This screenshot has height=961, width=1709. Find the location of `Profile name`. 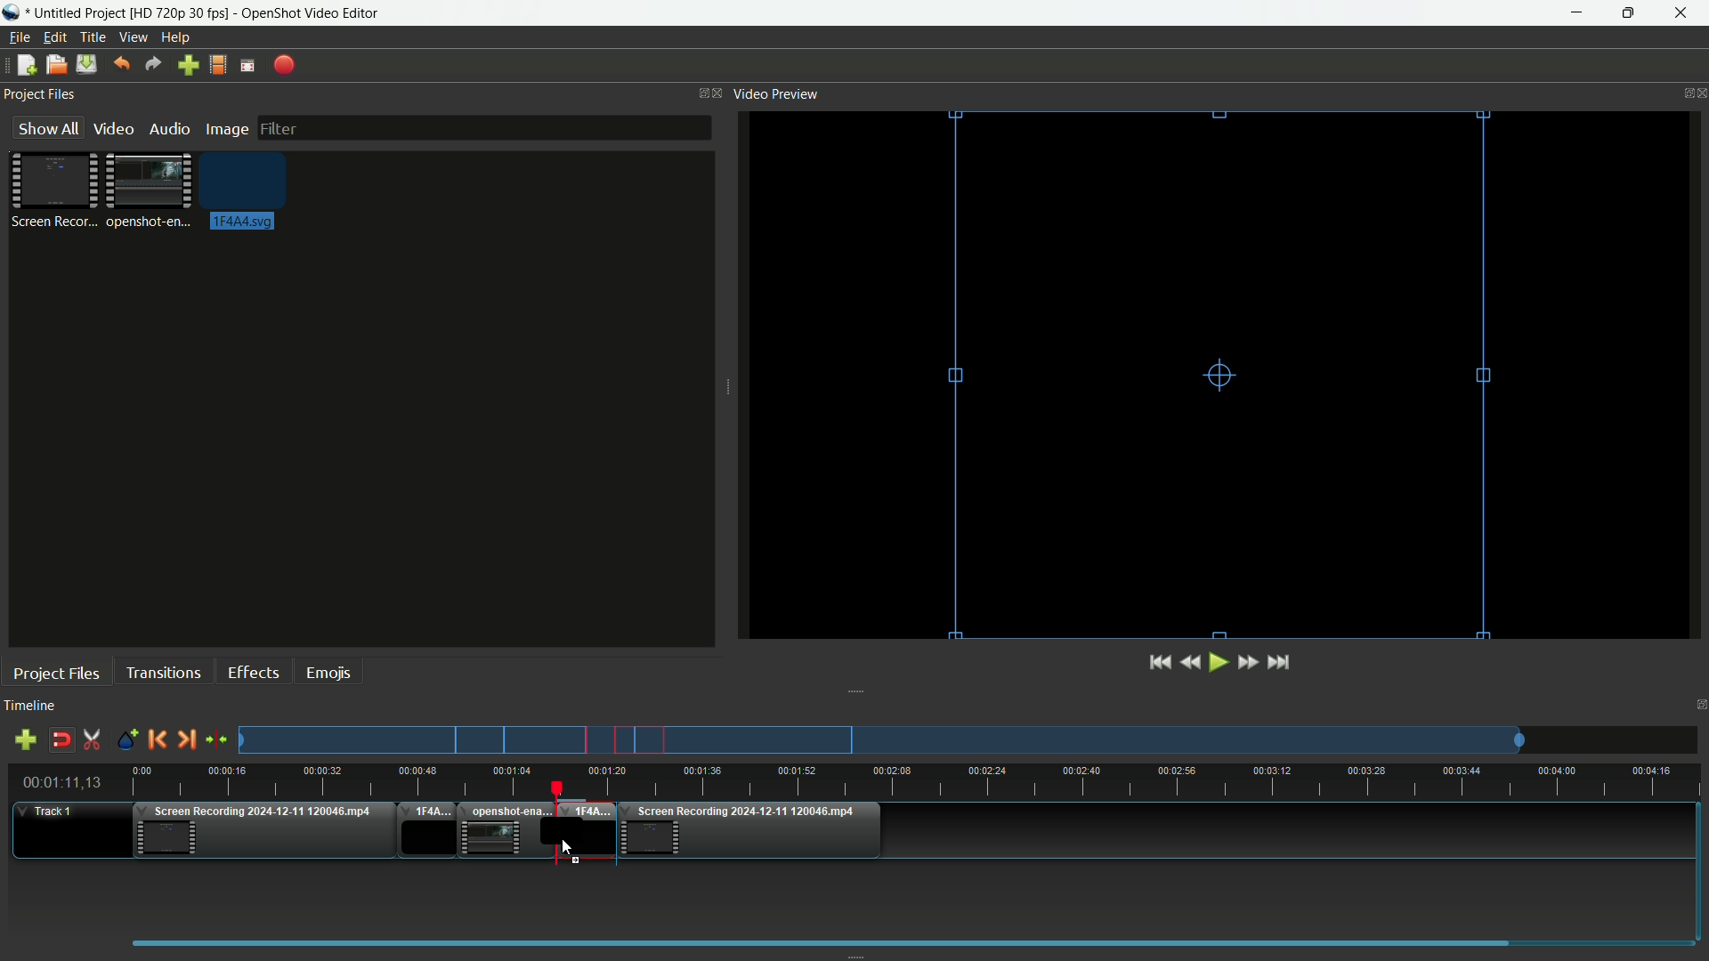

Profile name is located at coordinates (181, 14).